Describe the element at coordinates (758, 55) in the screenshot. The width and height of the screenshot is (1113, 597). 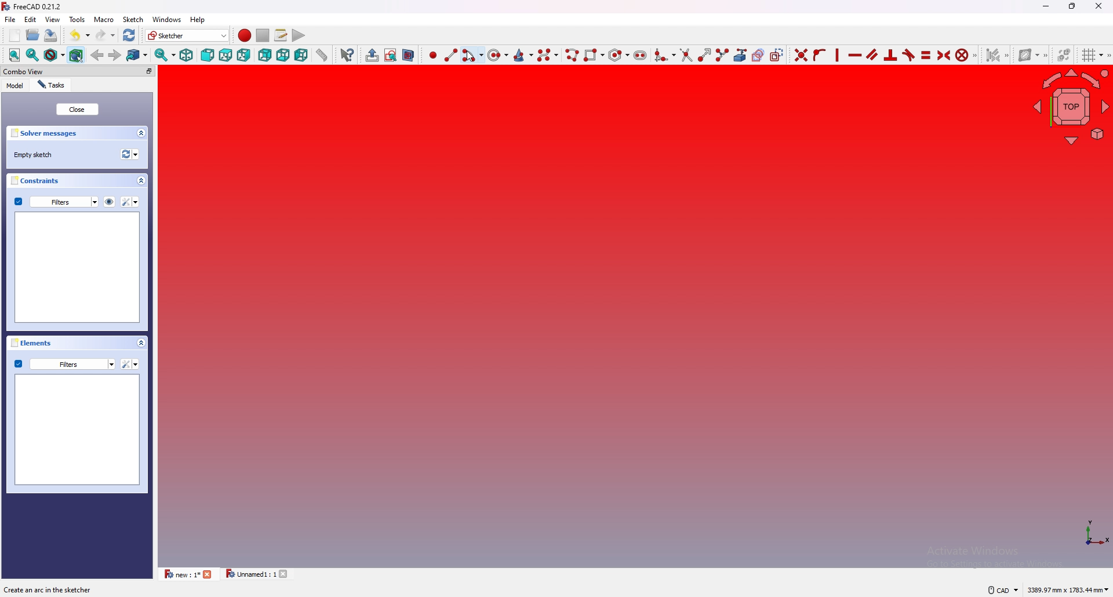
I see `create carbon copy` at that location.